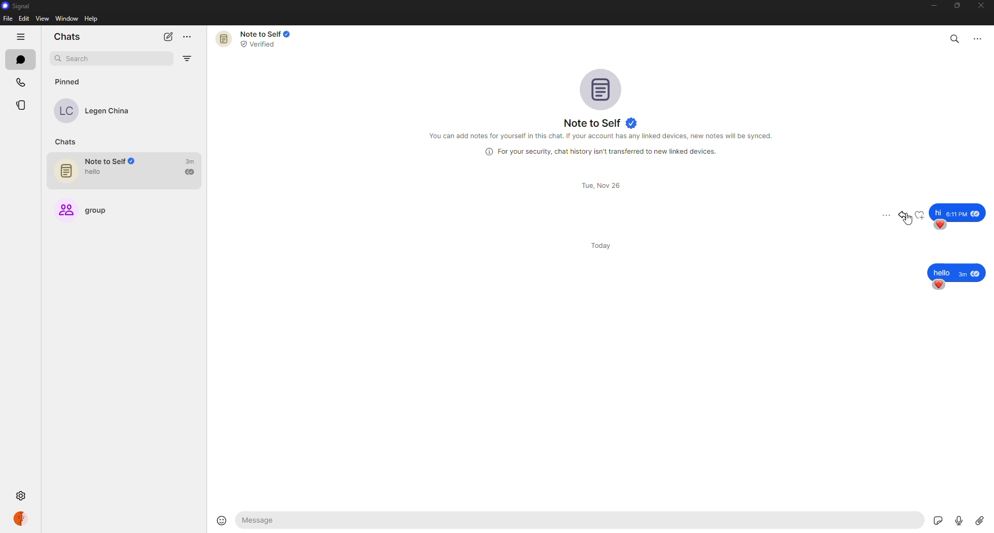  Describe the element at coordinates (982, 5) in the screenshot. I see `close` at that location.